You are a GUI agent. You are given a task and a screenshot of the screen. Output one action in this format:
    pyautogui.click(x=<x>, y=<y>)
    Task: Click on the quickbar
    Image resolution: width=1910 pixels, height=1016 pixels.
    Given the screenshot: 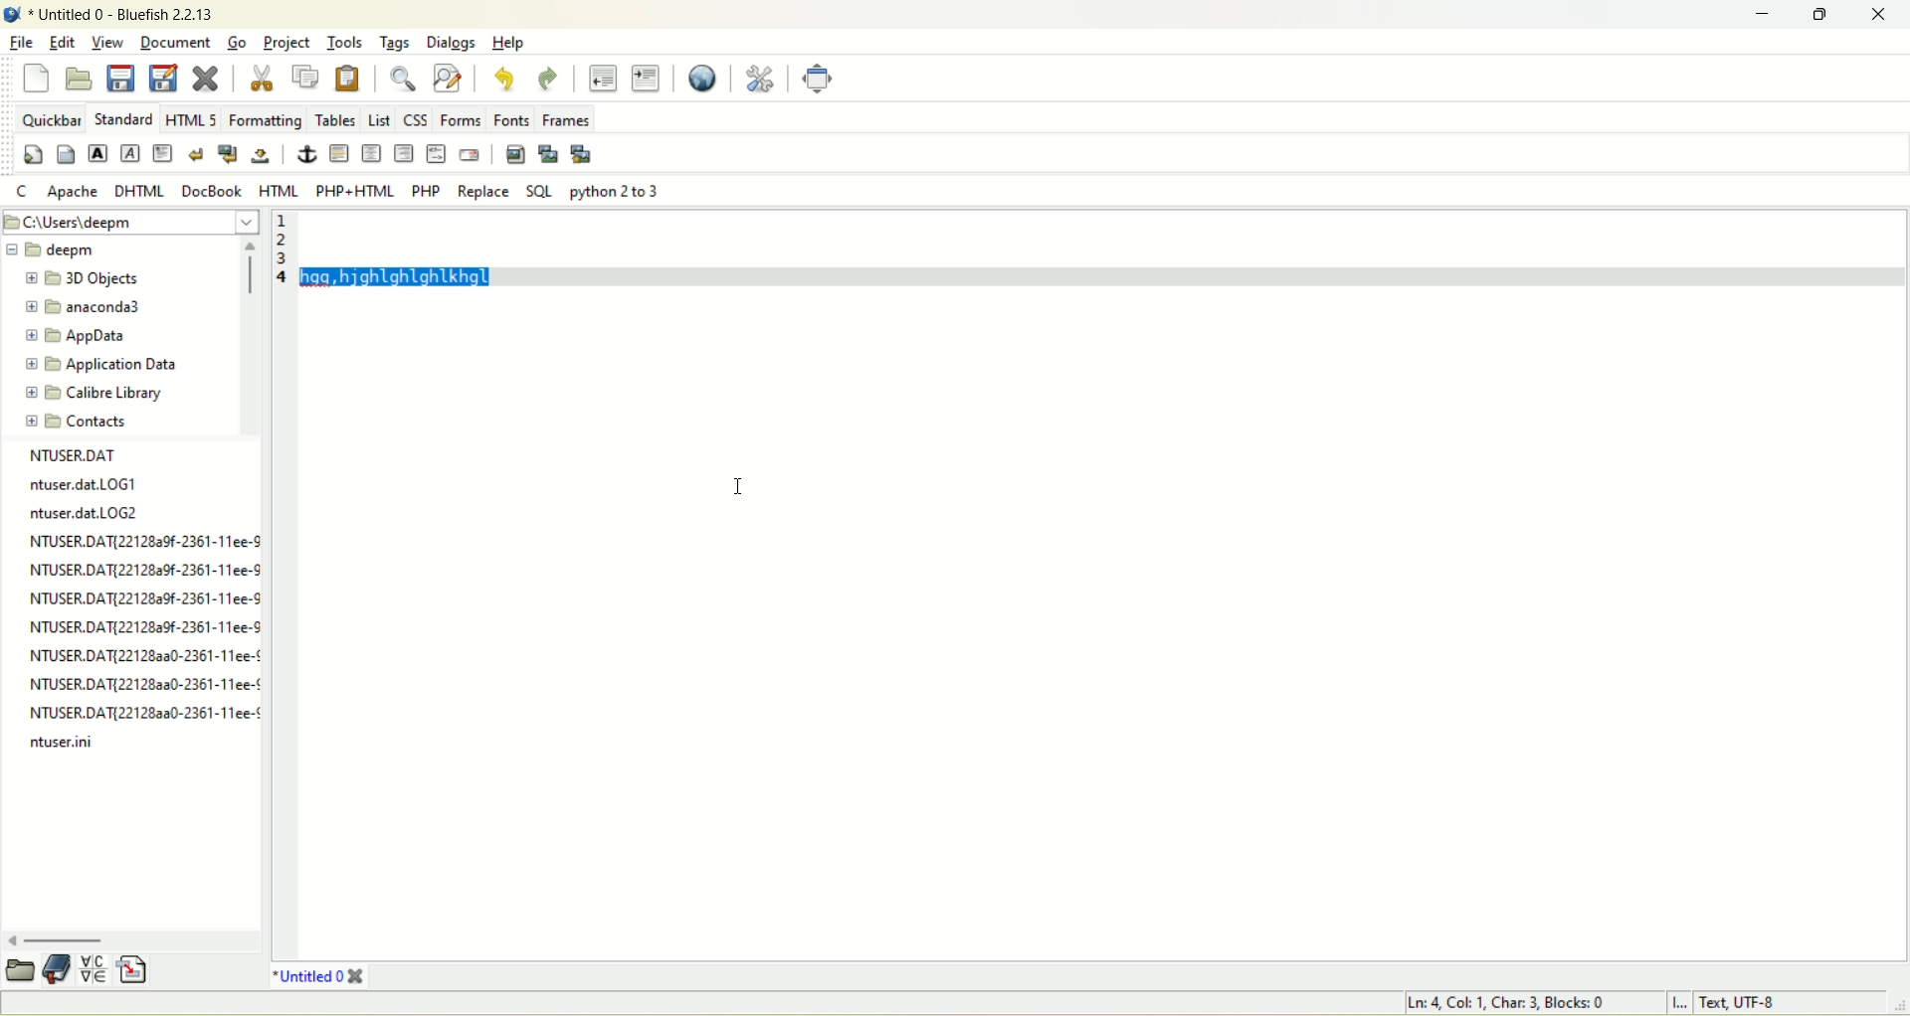 What is the action you would take?
    pyautogui.click(x=51, y=119)
    